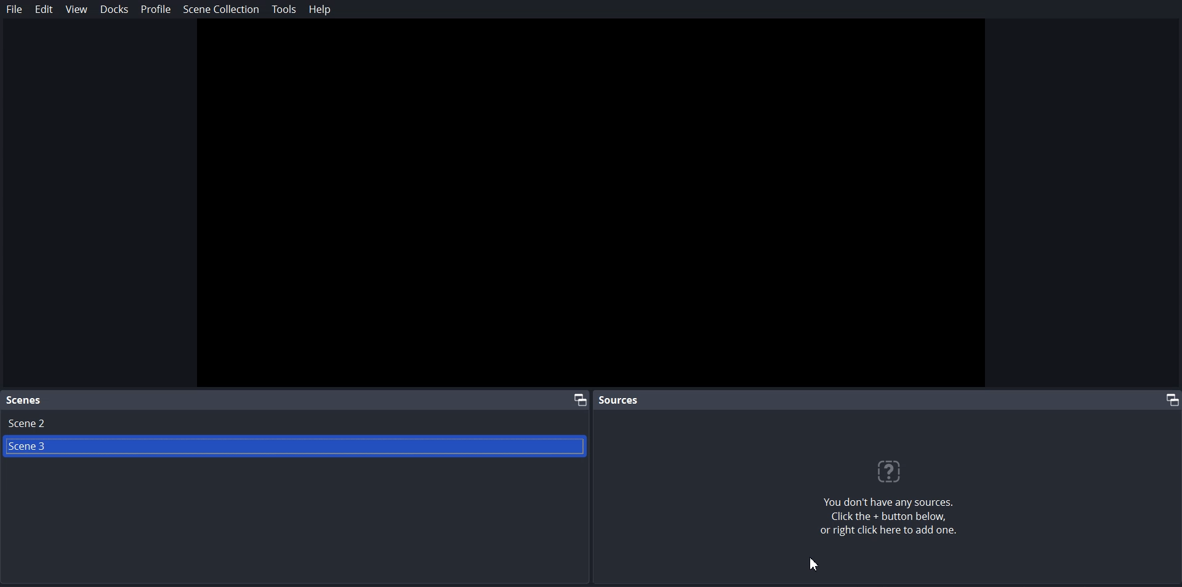 This screenshot has width=1182, height=587. Describe the element at coordinates (896, 519) in the screenshot. I see `You don’t have any sources.
Click the + button below,
or right click here to add one.` at that location.